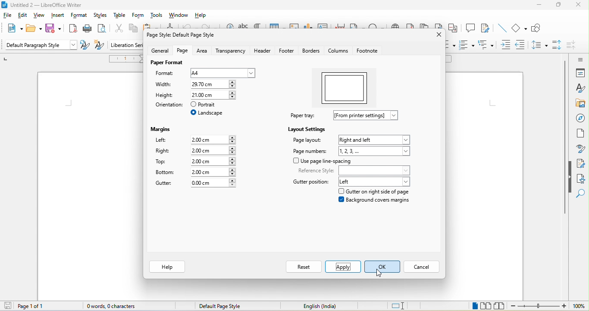 The width and height of the screenshot is (589, 311). I want to click on single page view, so click(473, 306).